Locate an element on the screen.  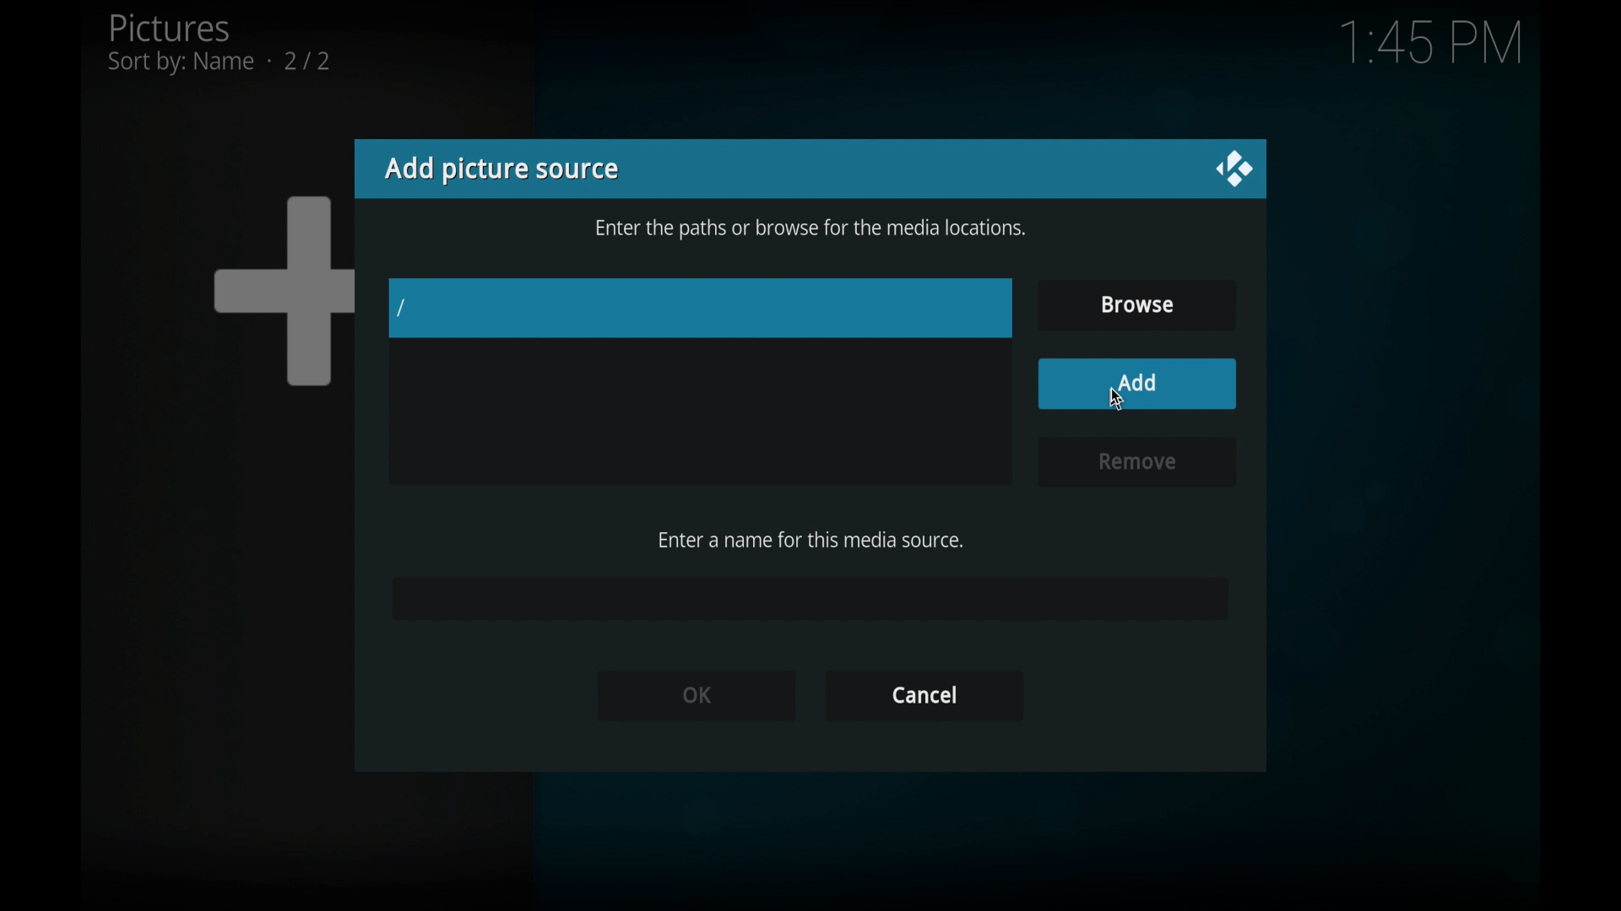
cursor is located at coordinates (1118, 401).